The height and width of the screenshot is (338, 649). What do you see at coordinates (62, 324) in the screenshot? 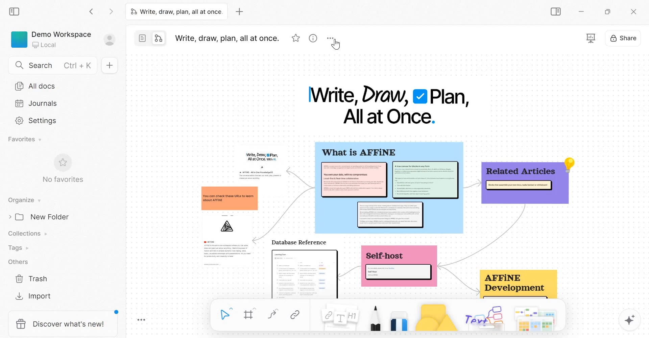
I see `discover what's new!` at bounding box center [62, 324].